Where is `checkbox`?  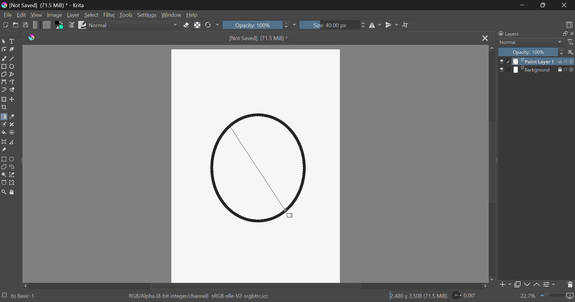 checkbox is located at coordinates (506, 69).